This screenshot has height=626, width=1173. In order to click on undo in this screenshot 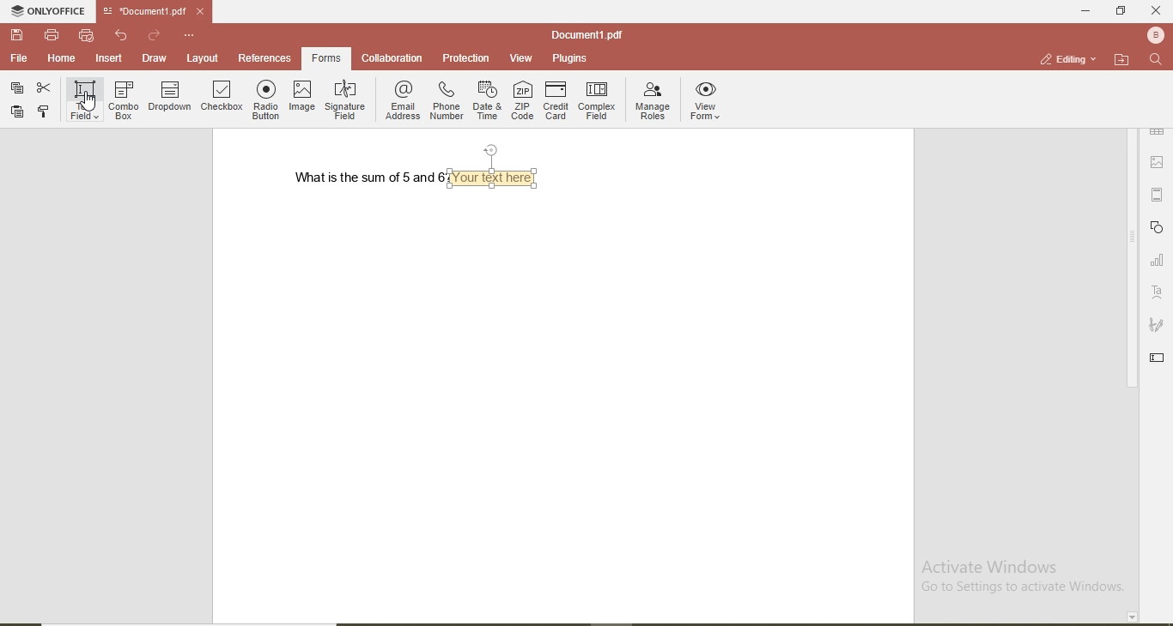, I will do `click(120, 34)`.